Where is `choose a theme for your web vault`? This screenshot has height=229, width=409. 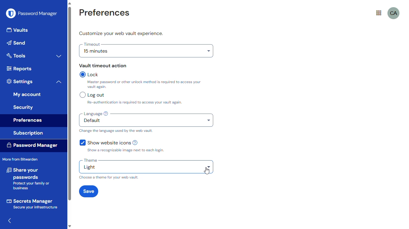 choose a theme for your web vault is located at coordinates (109, 177).